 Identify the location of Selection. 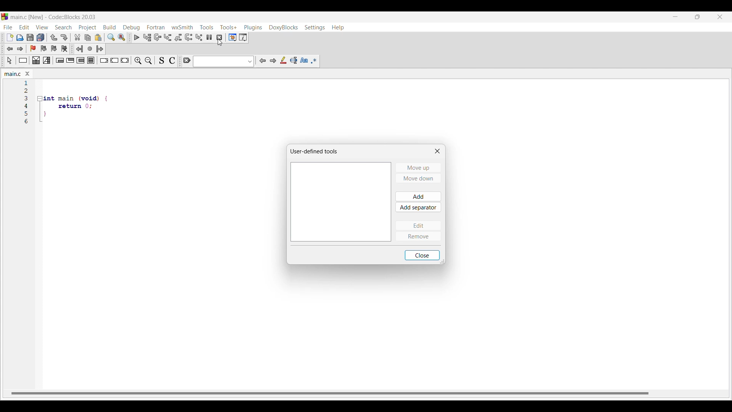
(47, 60).